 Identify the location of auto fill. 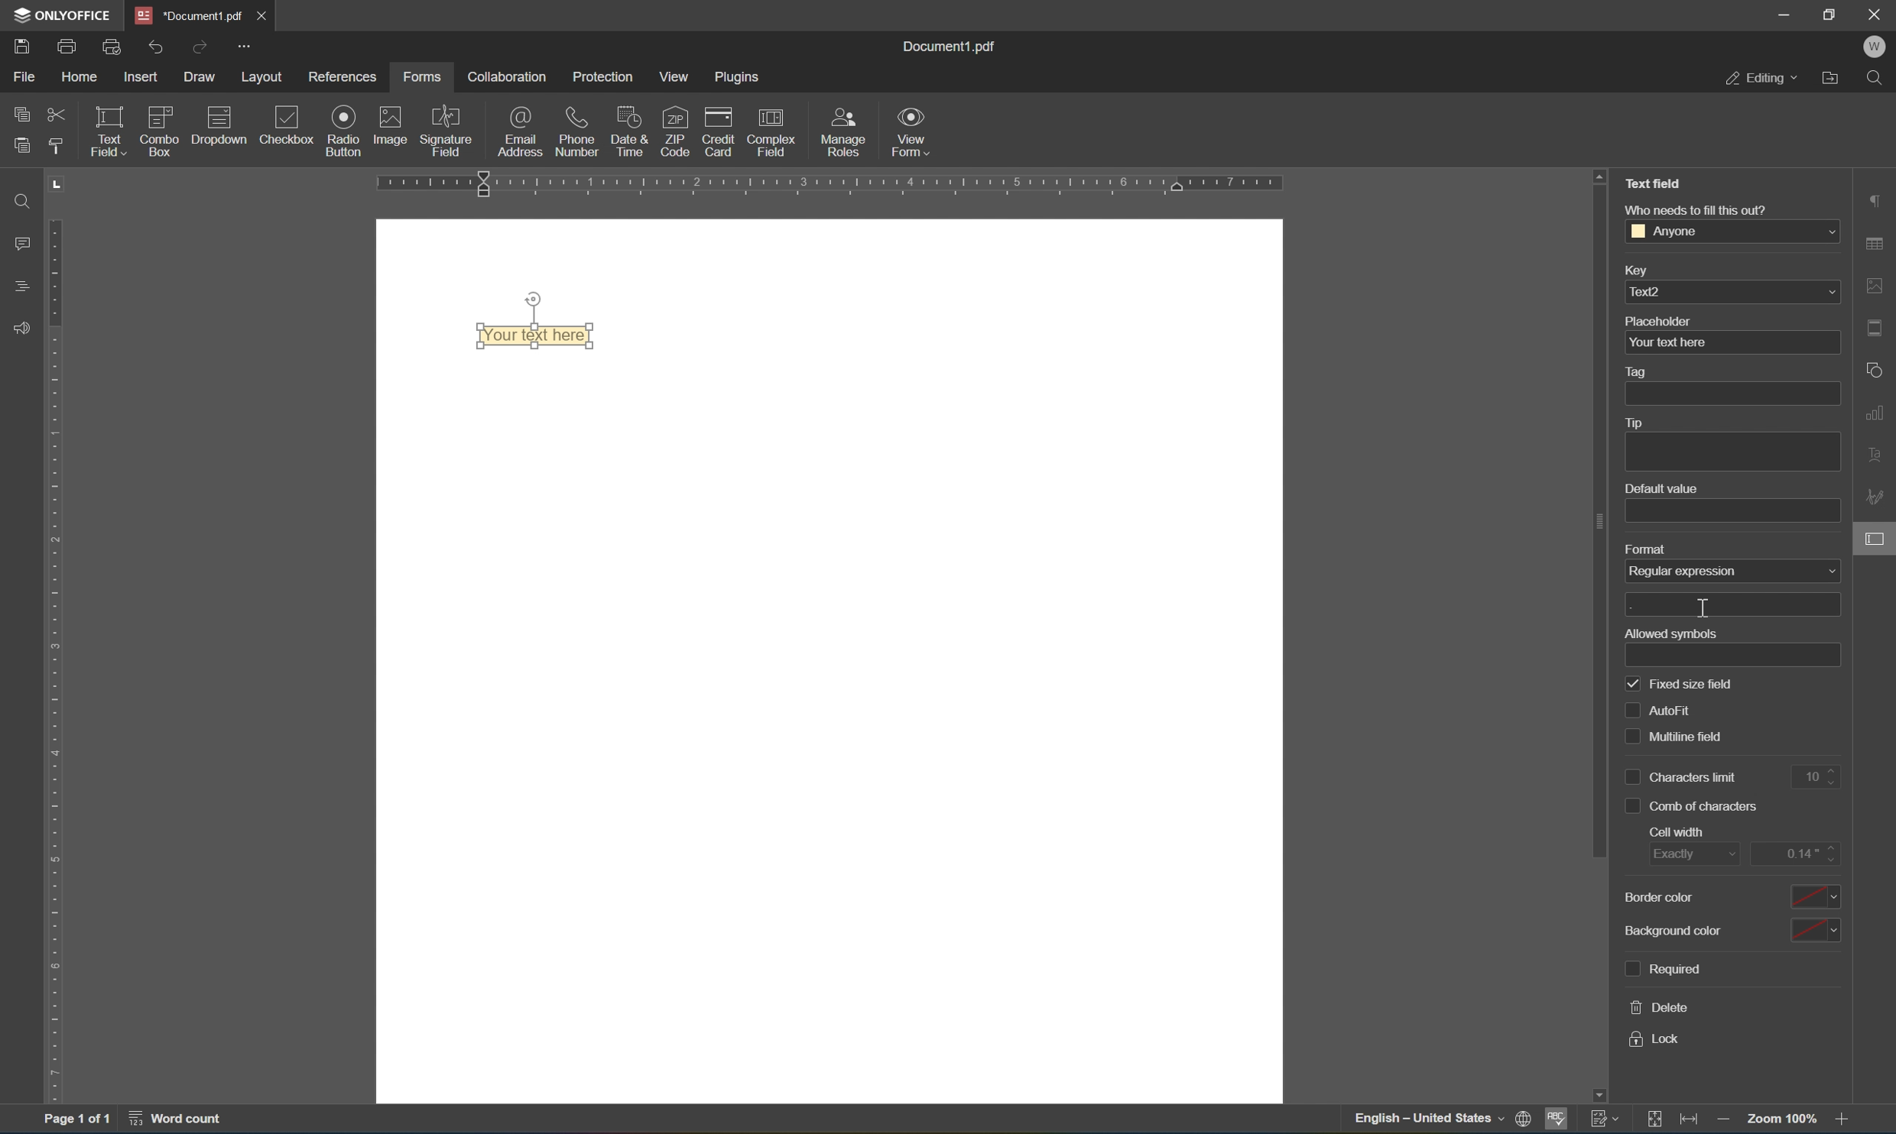
(1657, 710).